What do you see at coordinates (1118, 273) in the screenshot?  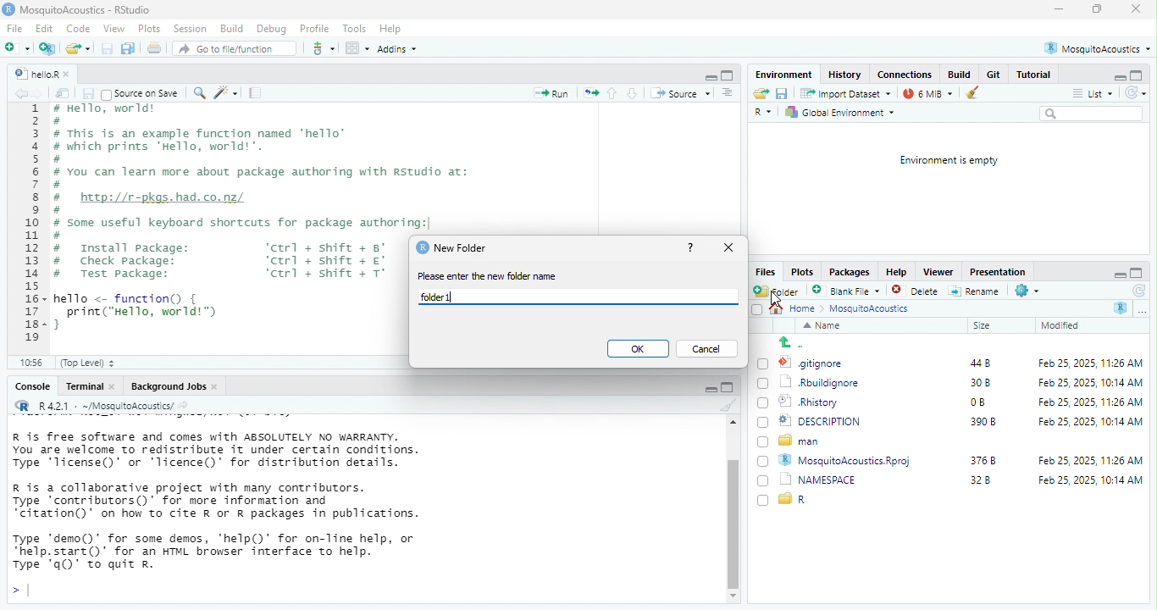 I see `hide r script` at bounding box center [1118, 273].